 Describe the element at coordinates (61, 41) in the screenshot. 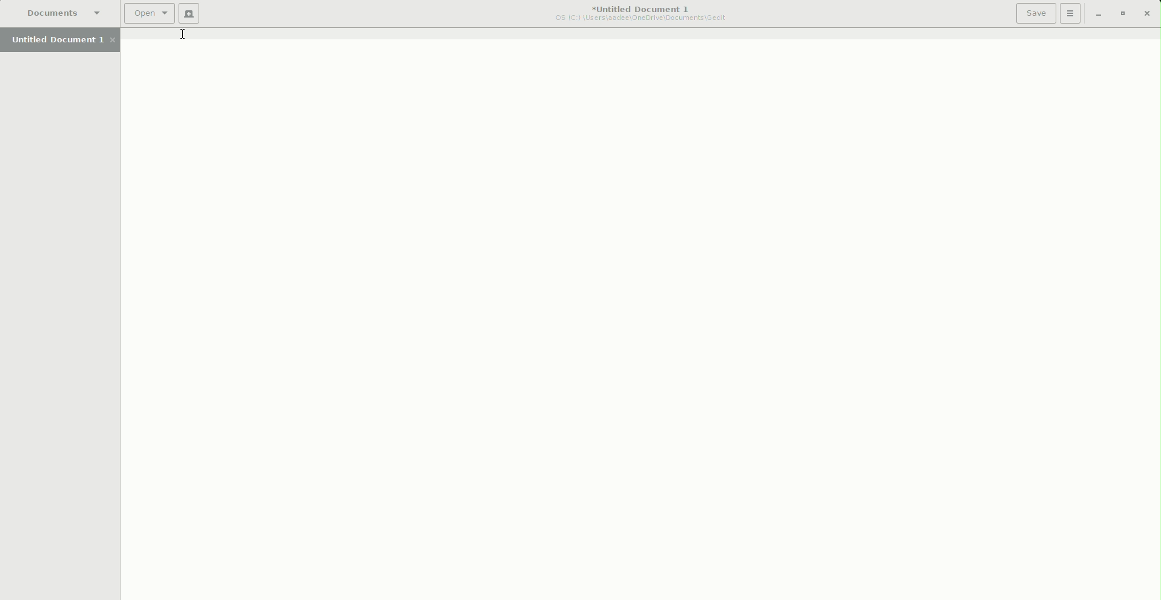

I see `Untitled Document` at that location.